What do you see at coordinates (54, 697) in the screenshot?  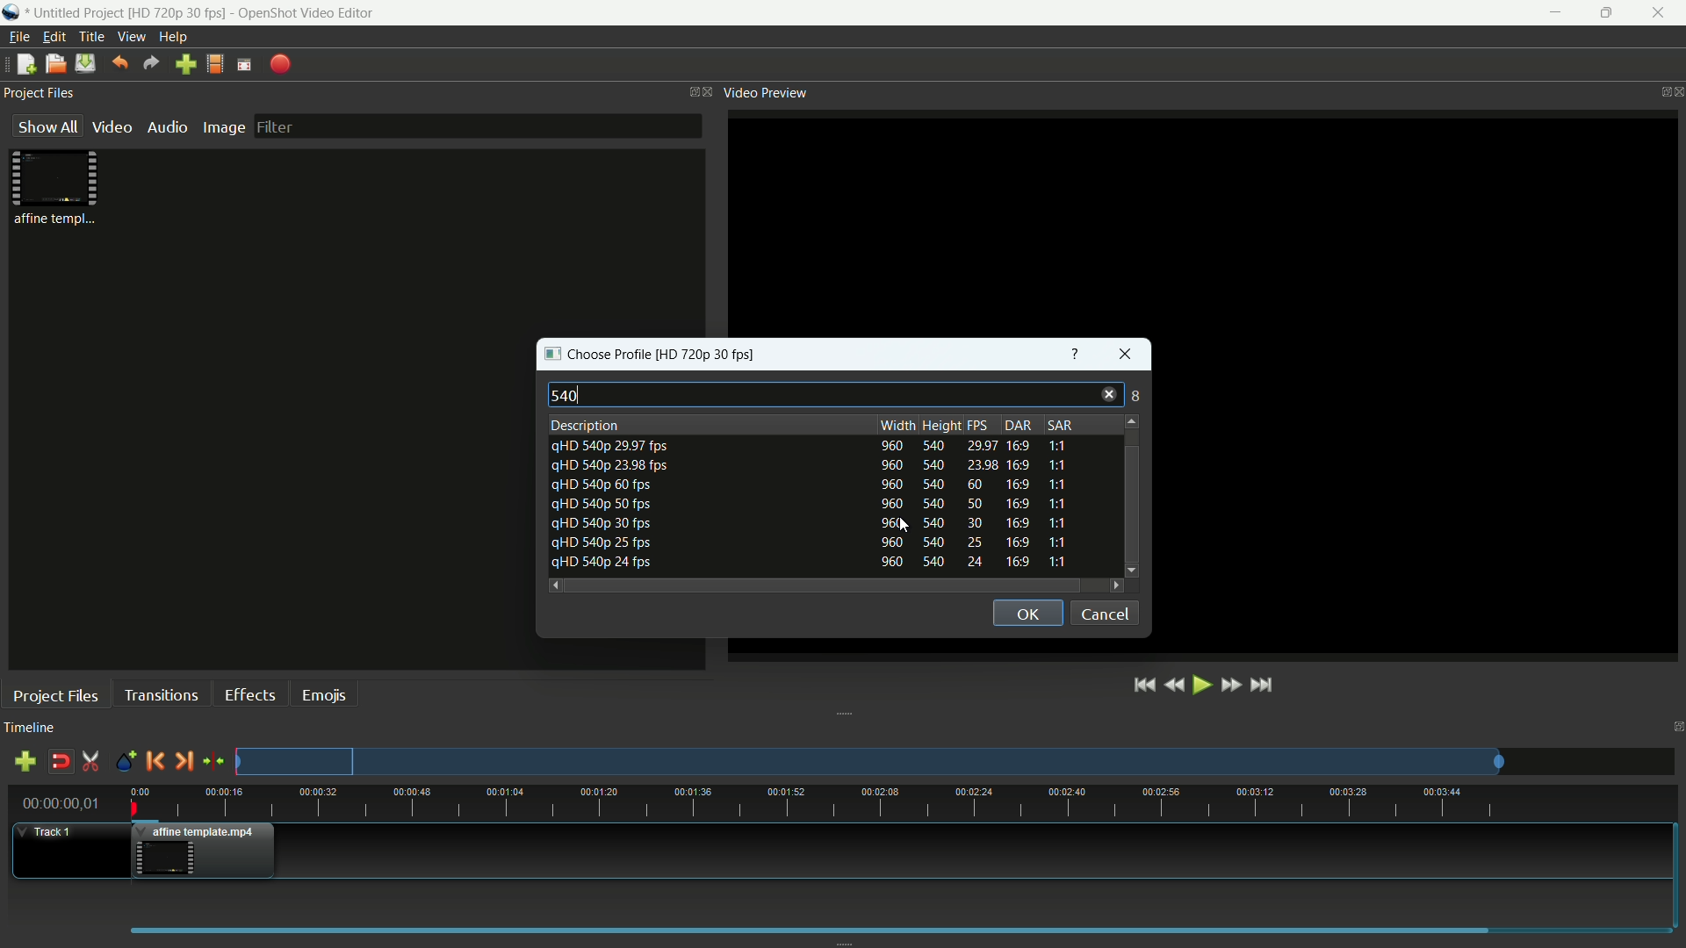 I see `project files` at bounding box center [54, 697].